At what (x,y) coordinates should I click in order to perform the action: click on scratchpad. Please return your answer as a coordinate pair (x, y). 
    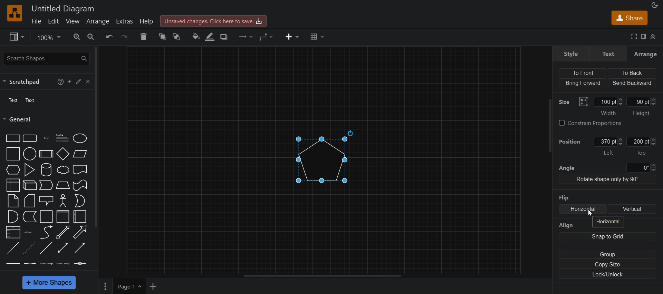
    Looking at the image, I should click on (25, 82).